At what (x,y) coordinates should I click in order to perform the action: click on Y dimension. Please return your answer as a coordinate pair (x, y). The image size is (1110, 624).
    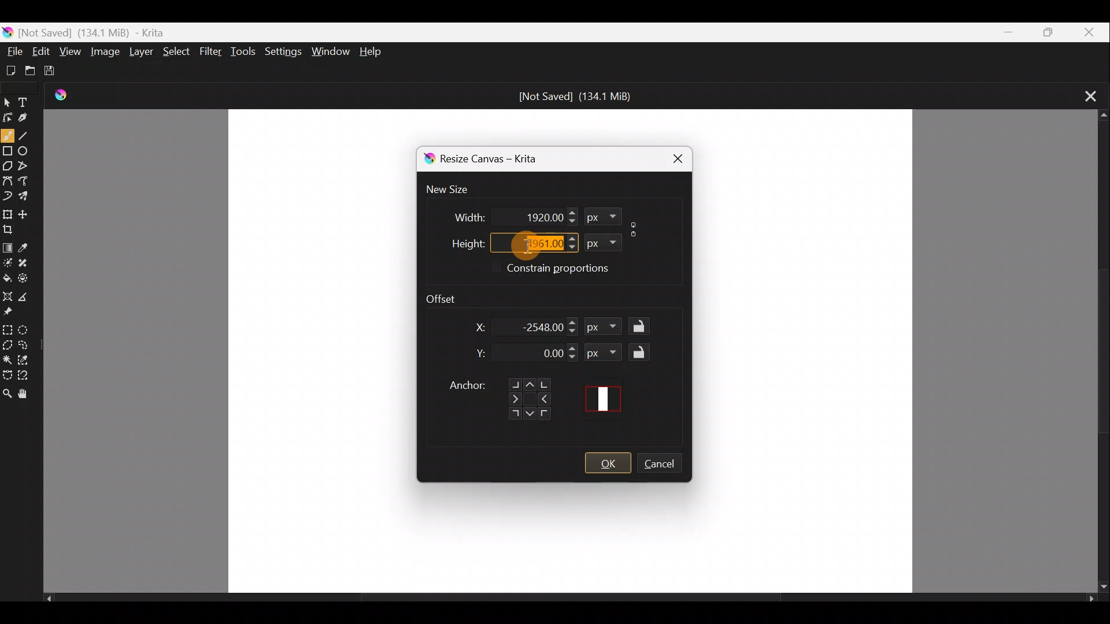
    Looking at the image, I should click on (478, 354).